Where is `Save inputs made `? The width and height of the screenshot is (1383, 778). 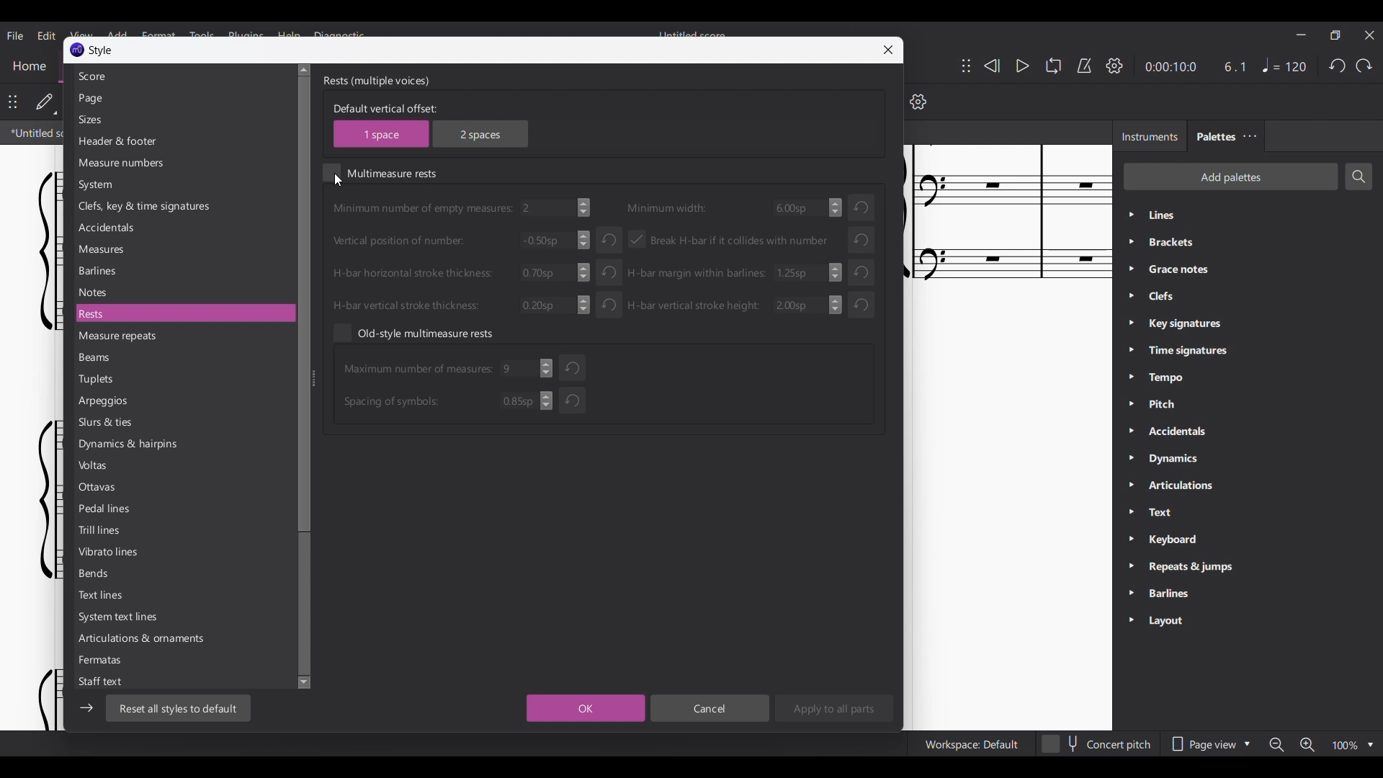 Save inputs made  is located at coordinates (586, 709).